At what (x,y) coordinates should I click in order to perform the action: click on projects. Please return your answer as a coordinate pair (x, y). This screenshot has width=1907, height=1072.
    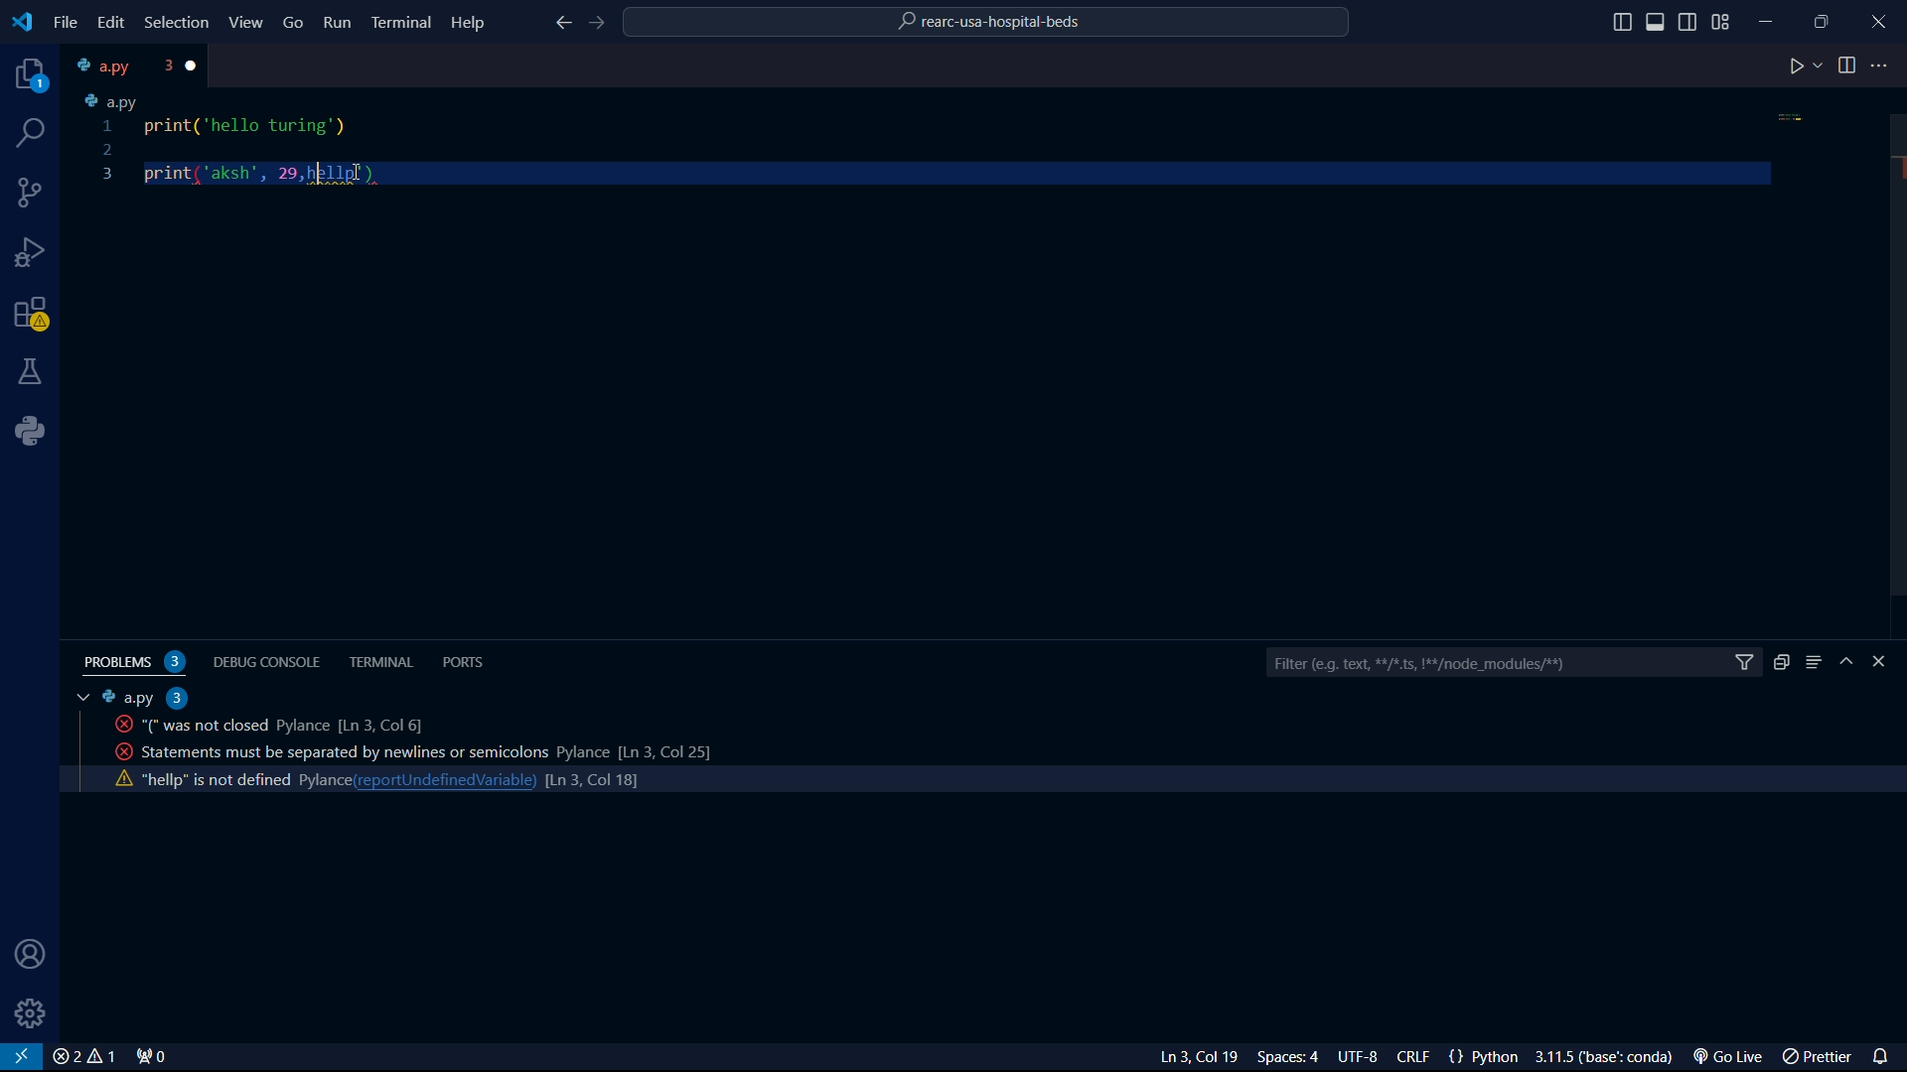
    Looking at the image, I should click on (32, 78).